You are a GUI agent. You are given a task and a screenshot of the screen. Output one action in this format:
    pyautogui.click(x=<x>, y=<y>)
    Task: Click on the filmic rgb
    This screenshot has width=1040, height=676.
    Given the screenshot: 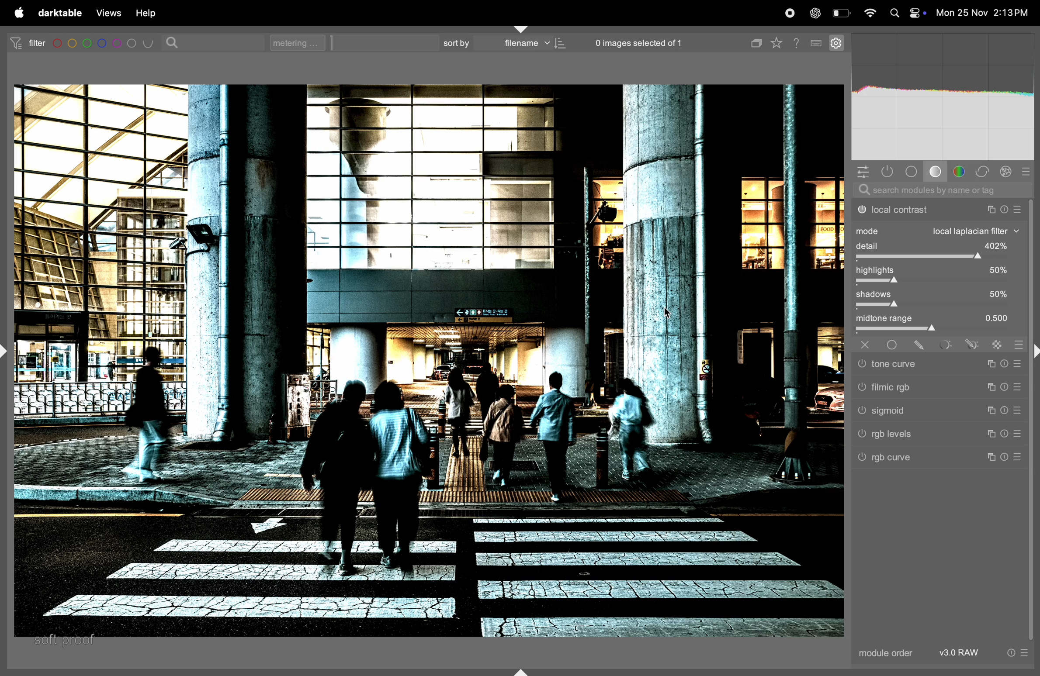 What is the action you would take?
    pyautogui.click(x=934, y=387)
    